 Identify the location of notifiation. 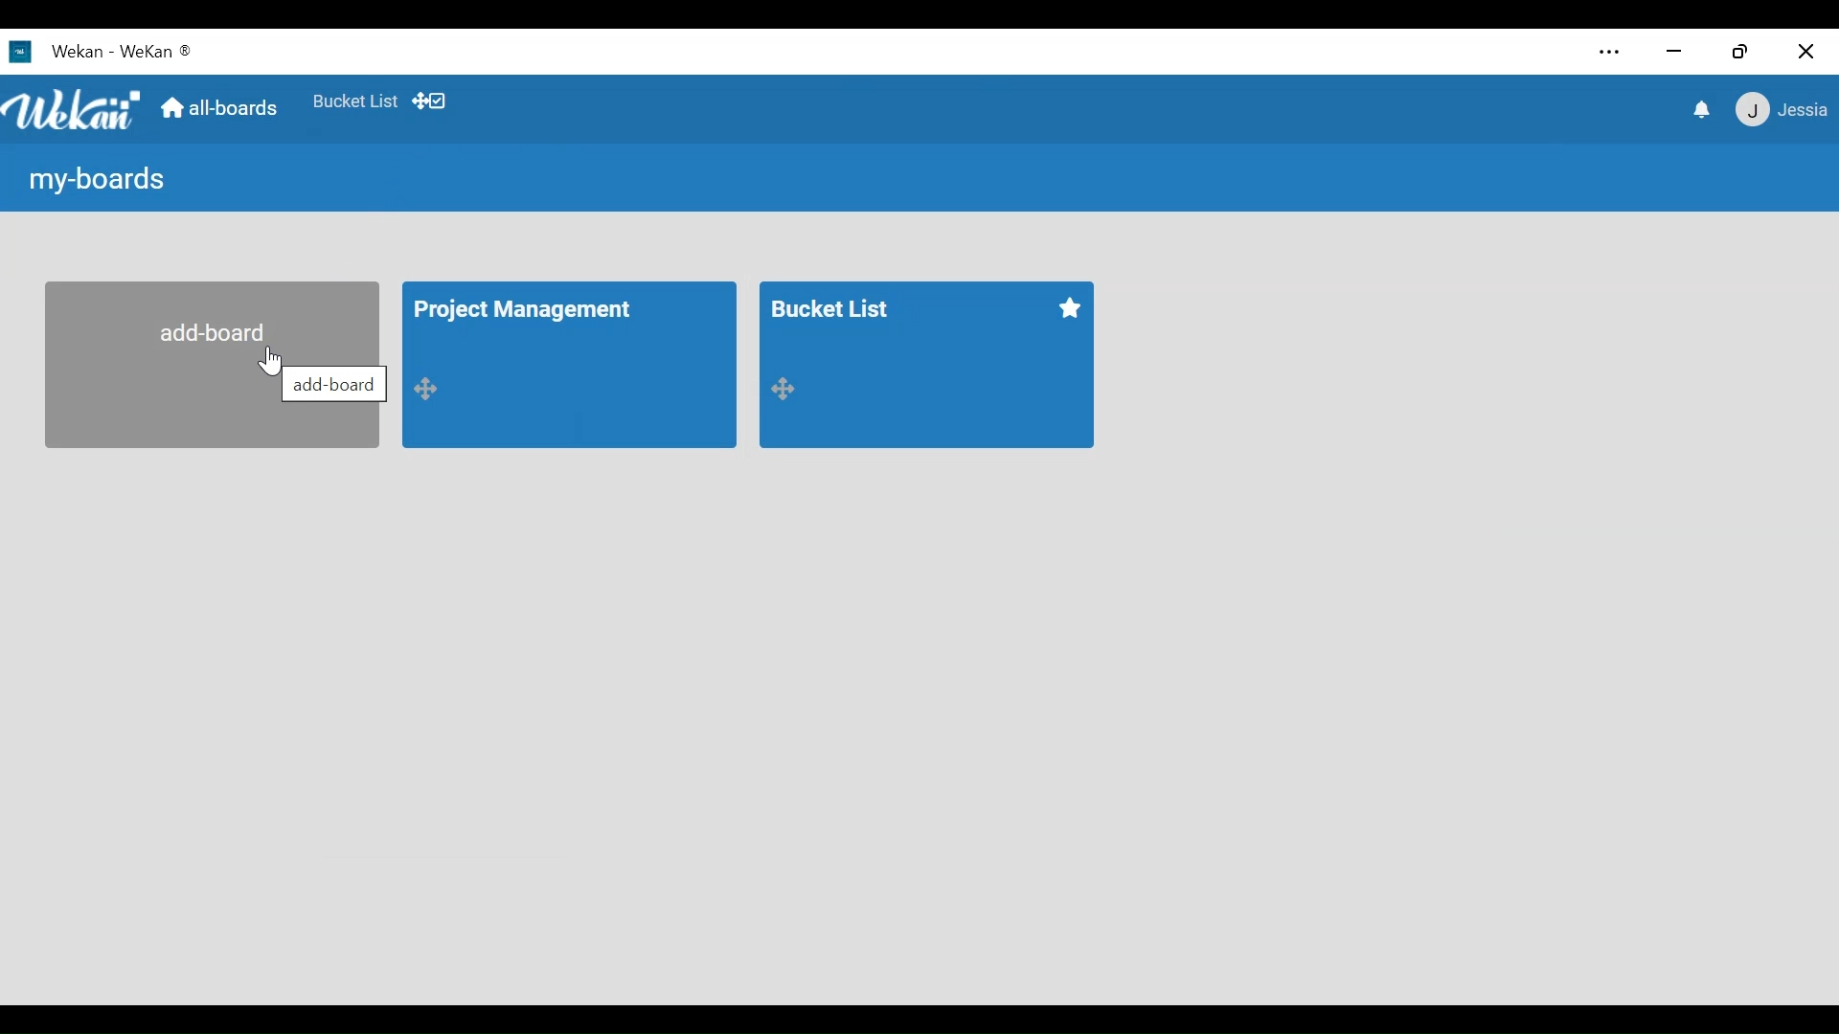
(1699, 110).